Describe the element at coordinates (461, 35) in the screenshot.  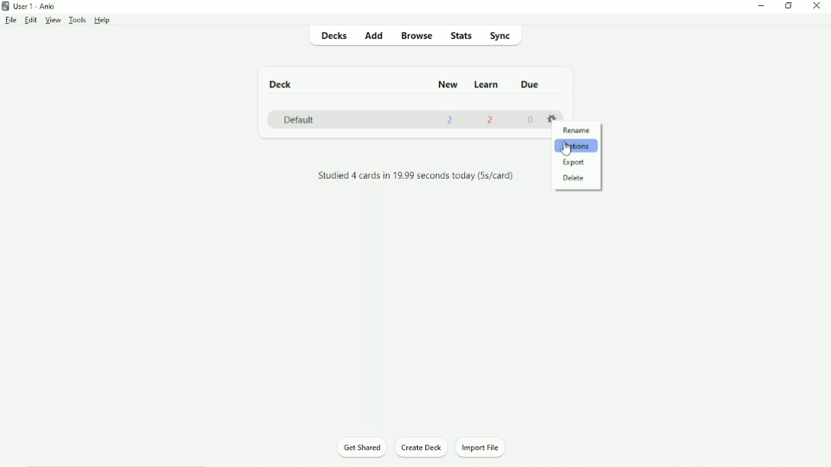
I see `Stats` at that location.